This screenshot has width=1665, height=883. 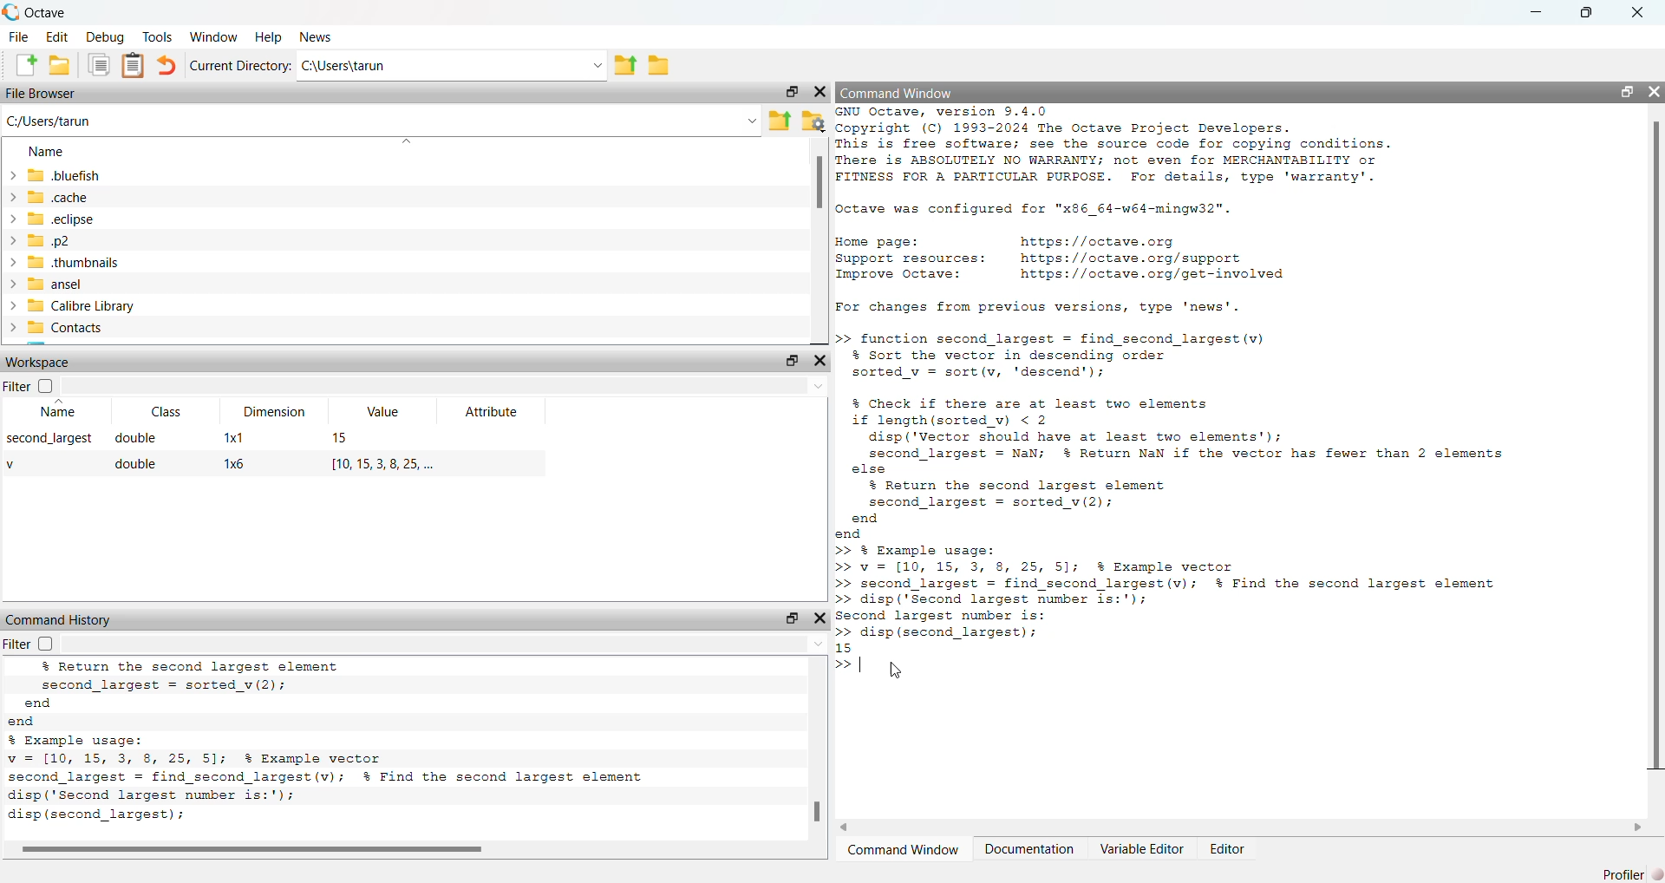 What do you see at coordinates (380, 120) in the screenshot?
I see `enter the path or filename` at bounding box center [380, 120].